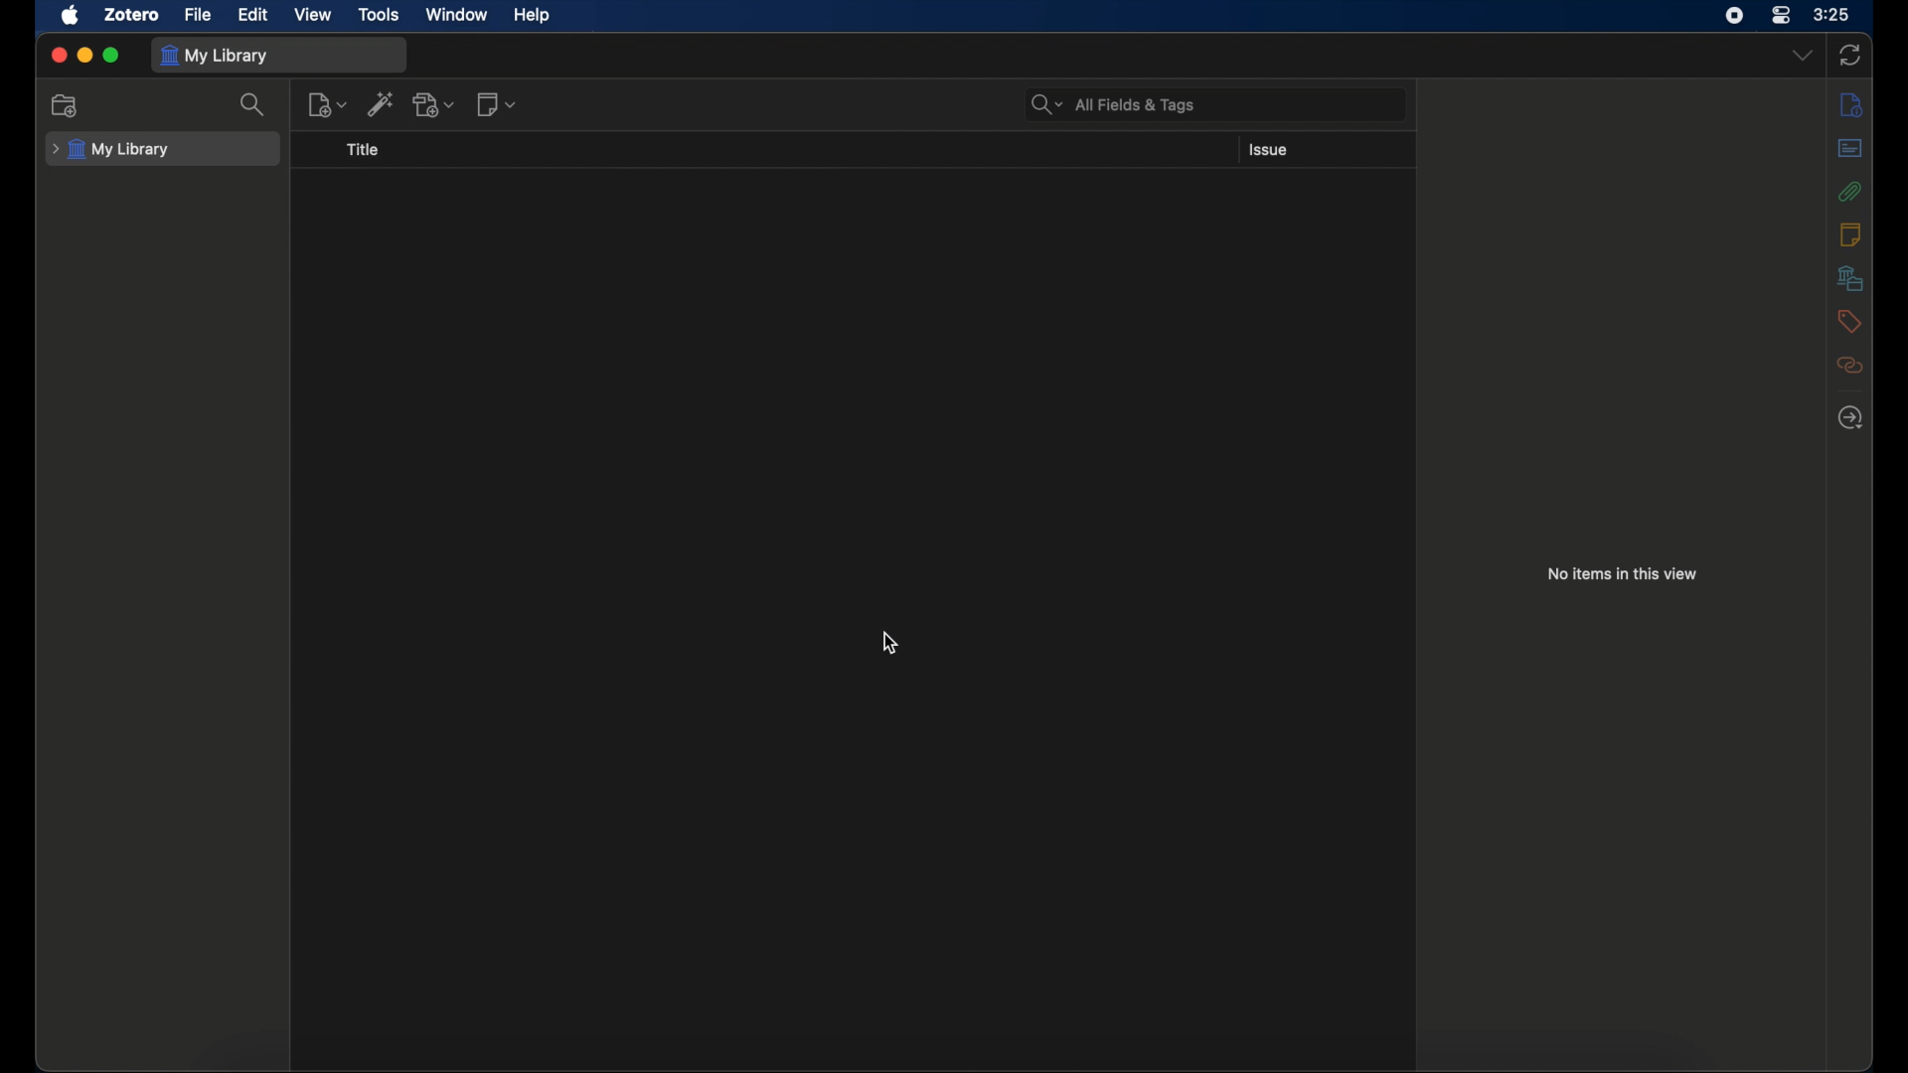 The height and width of the screenshot is (1073, 1908). I want to click on new note, so click(497, 105).